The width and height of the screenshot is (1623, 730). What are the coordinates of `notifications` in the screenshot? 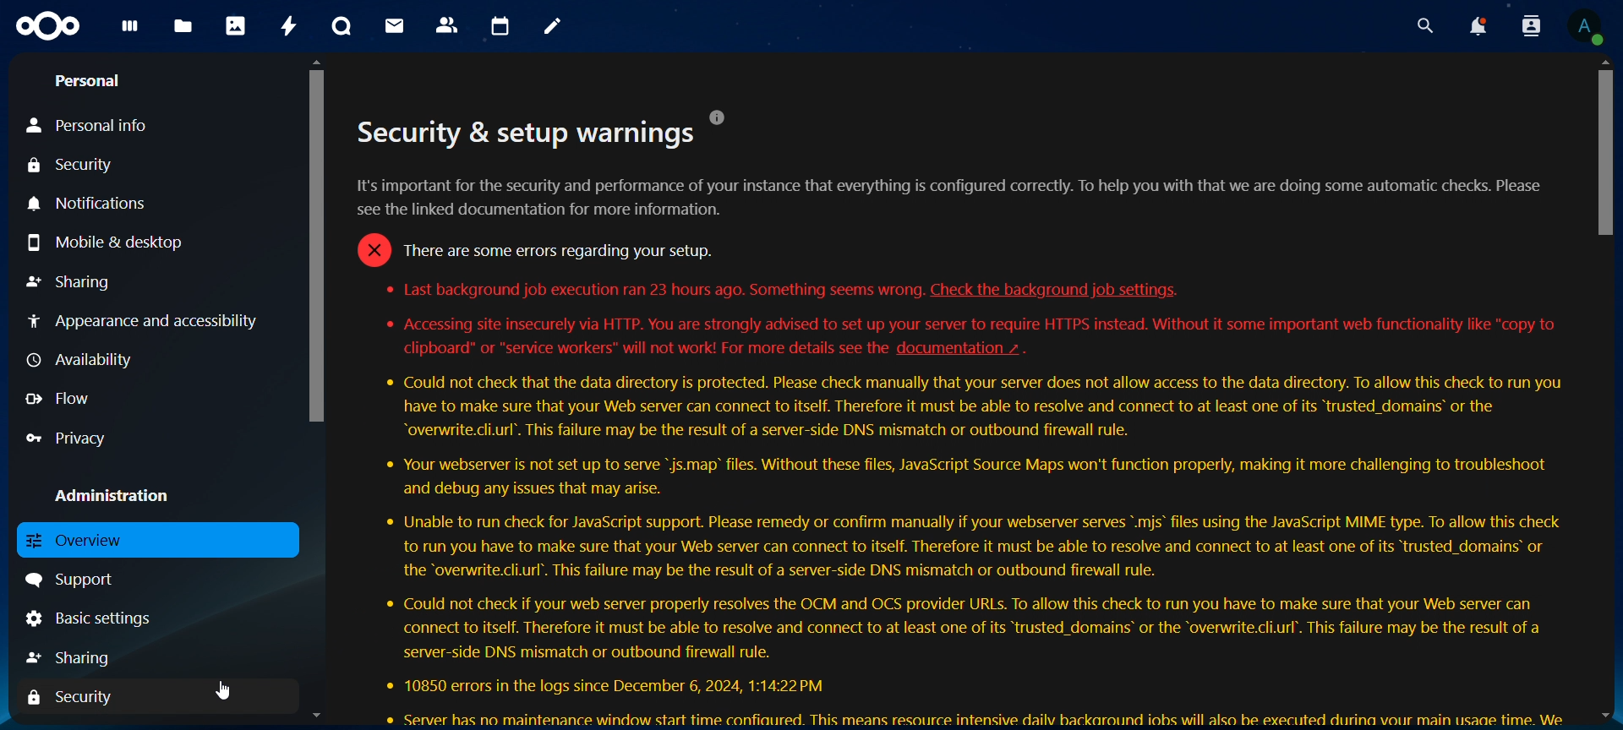 It's located at (1480, 28).